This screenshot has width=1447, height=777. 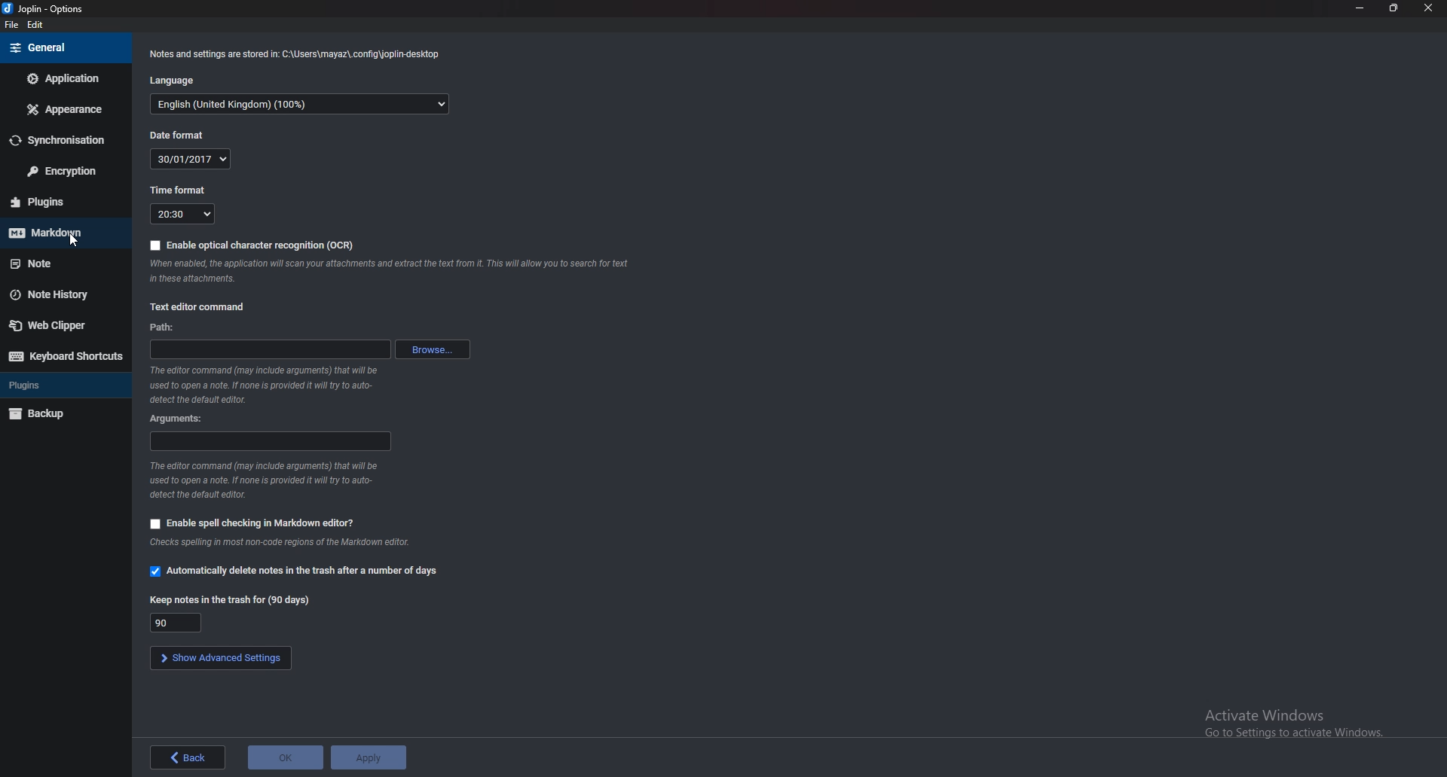 What do you see at coordinates (220, 658) in the screenshot?
I see `Show advanced settings` at bounding box center [220, 658].